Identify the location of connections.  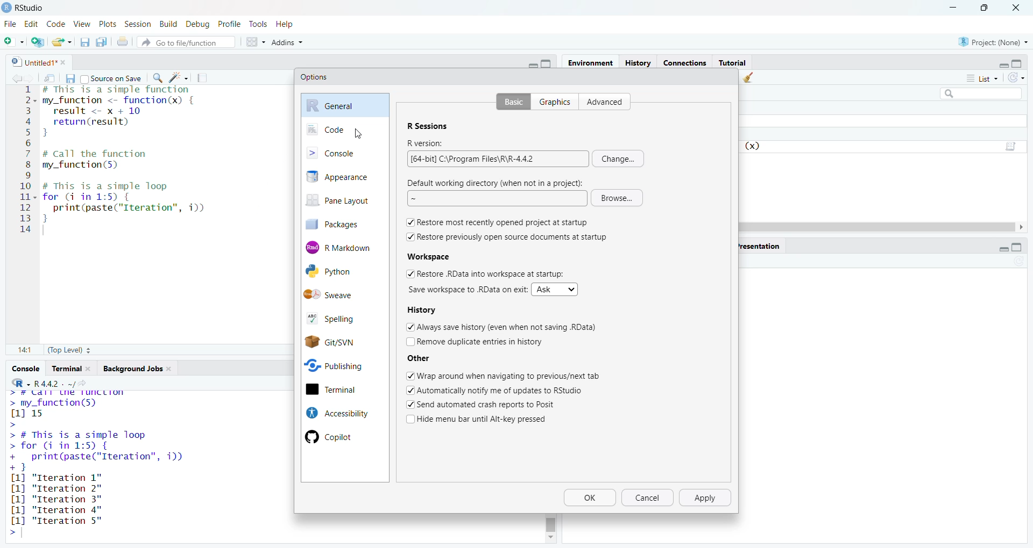
(684, 61).